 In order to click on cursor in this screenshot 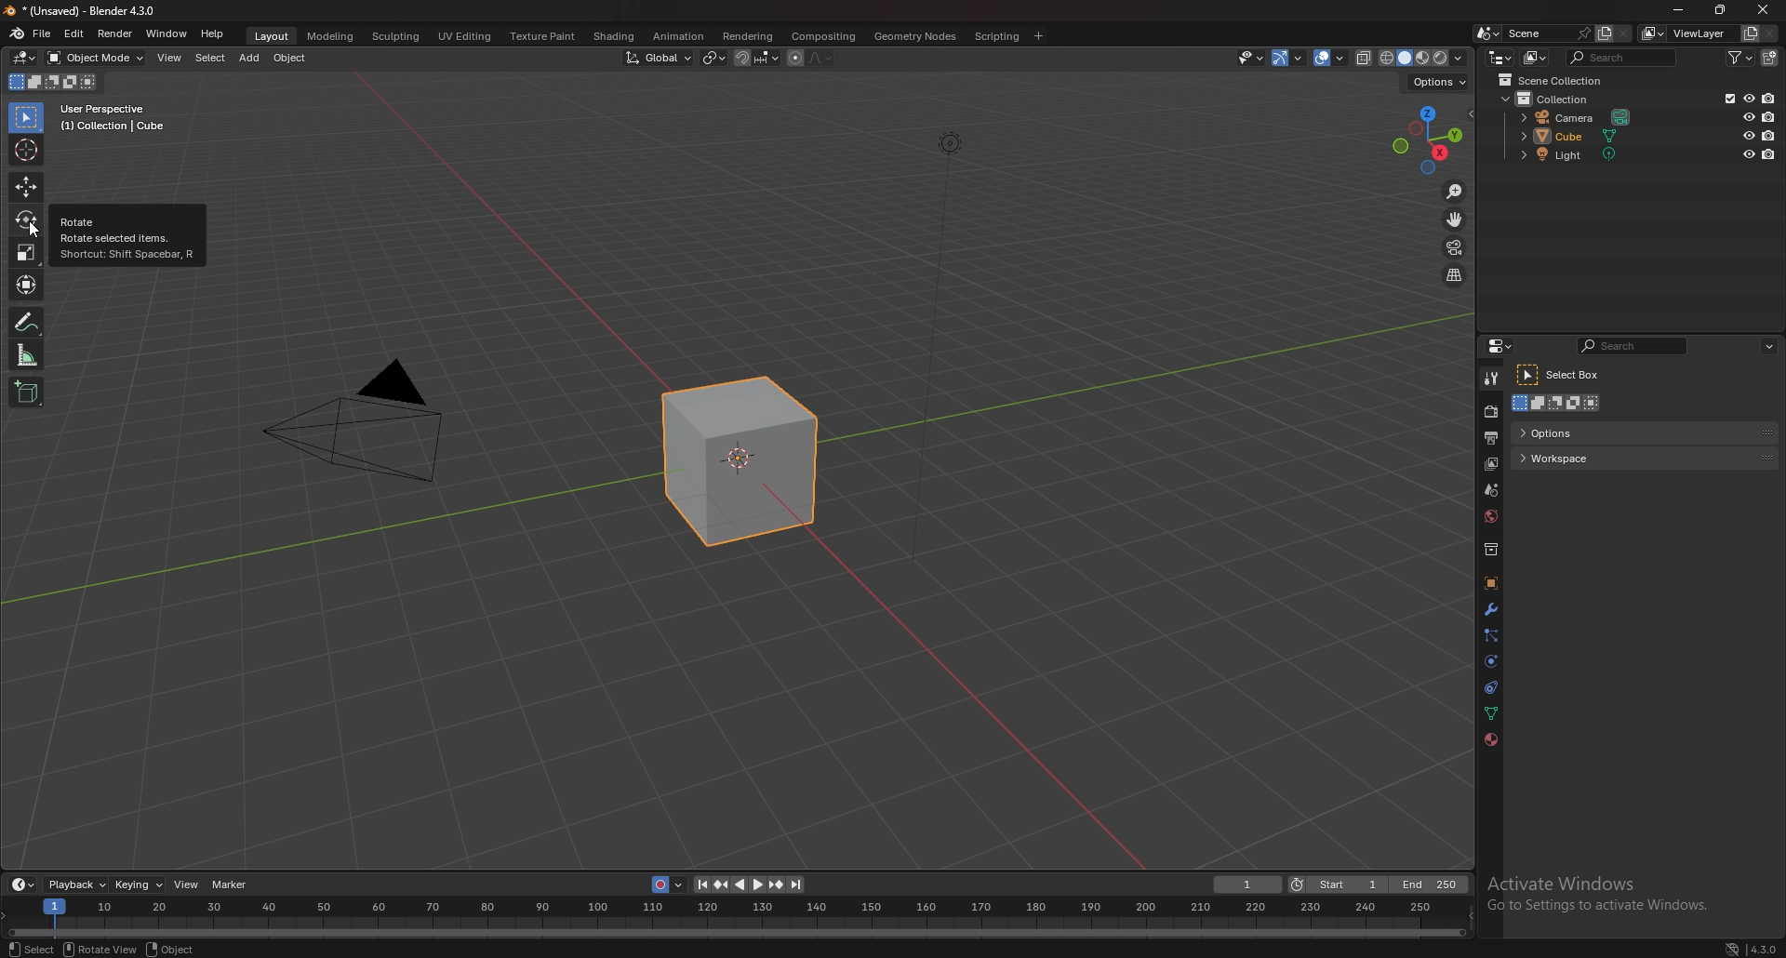, I will do `click(33, 227)`.